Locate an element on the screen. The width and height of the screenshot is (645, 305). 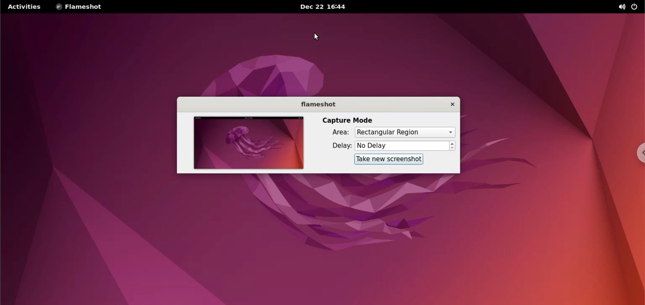
flameshot options is located at coordinates (80, 7).